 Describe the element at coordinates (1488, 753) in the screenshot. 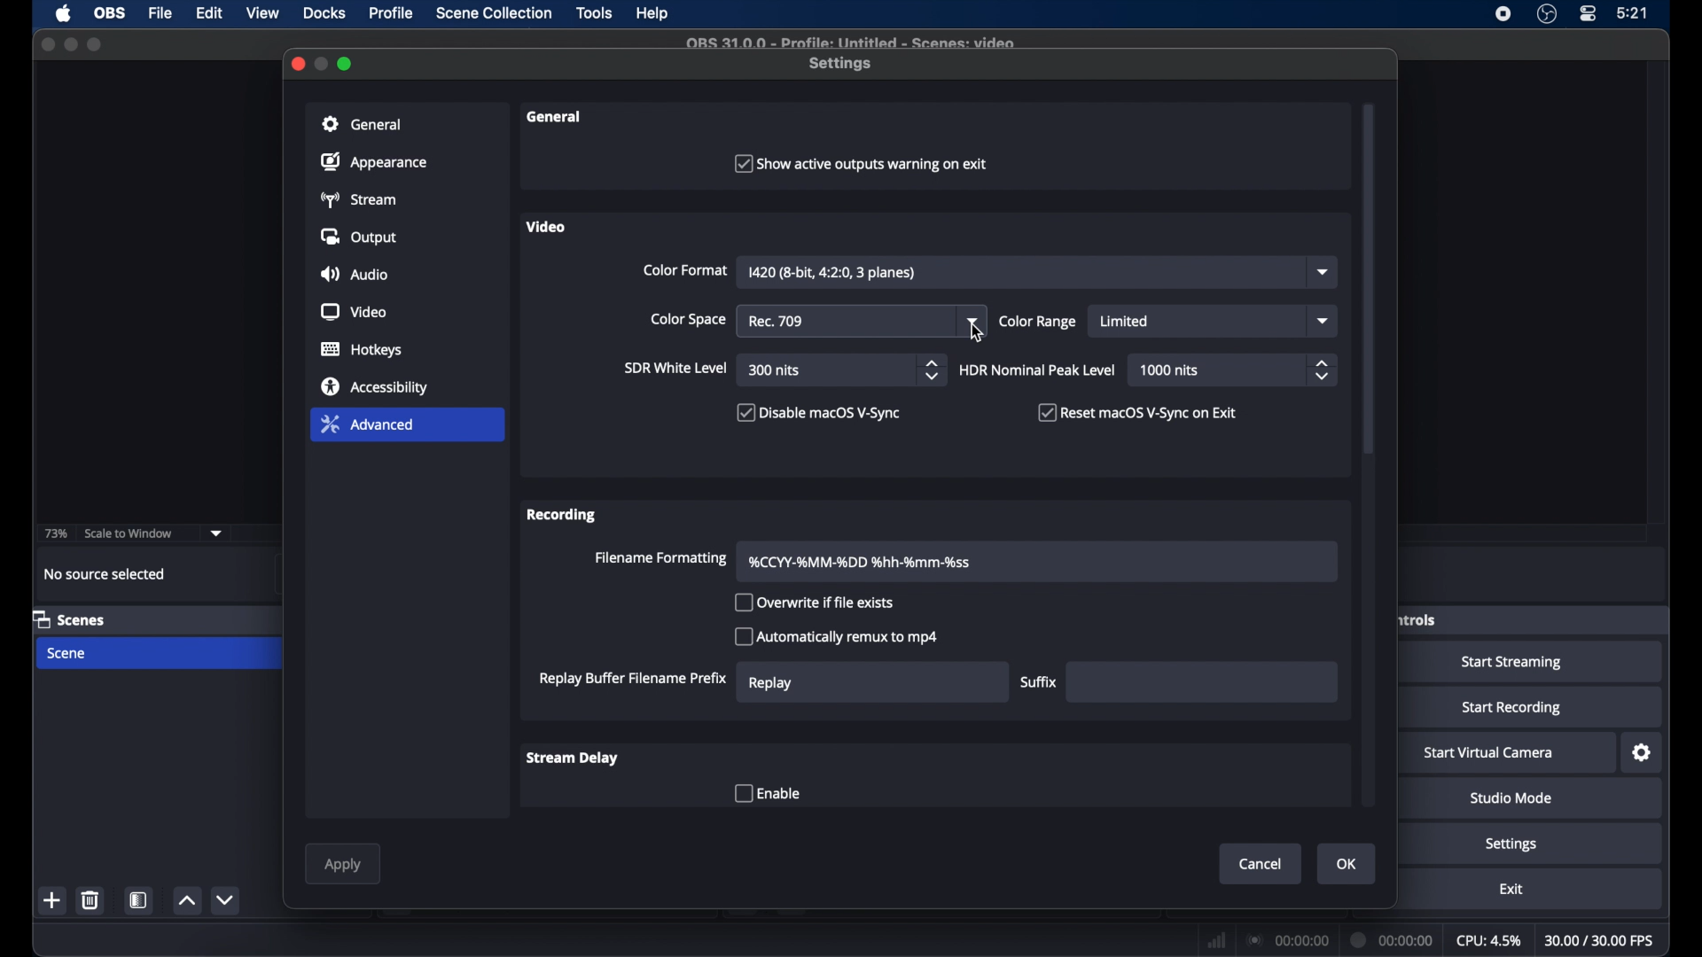

I see `start virtual camera` at that location.